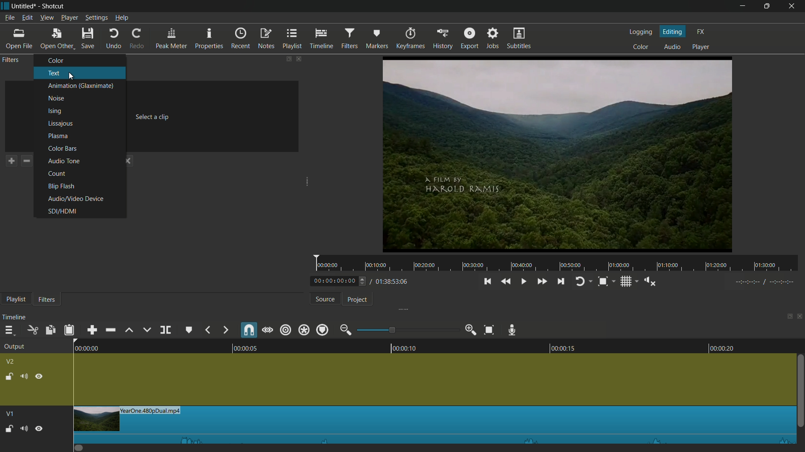 The image size is (805, 452). What do you see at coordinates (286, 330) in the screenshot?
I see `ripple` at bounding box center [286, 330].